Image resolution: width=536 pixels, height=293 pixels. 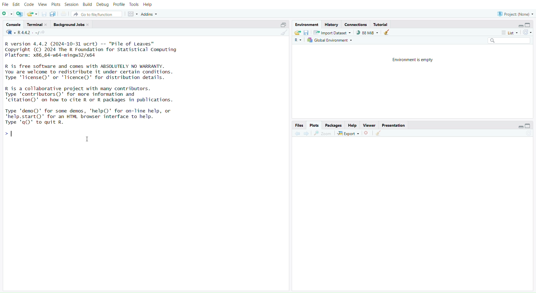 What do you see at coordinates (308, 134) in the screenshot?
I see `forward` at bounding box center [308, 134].